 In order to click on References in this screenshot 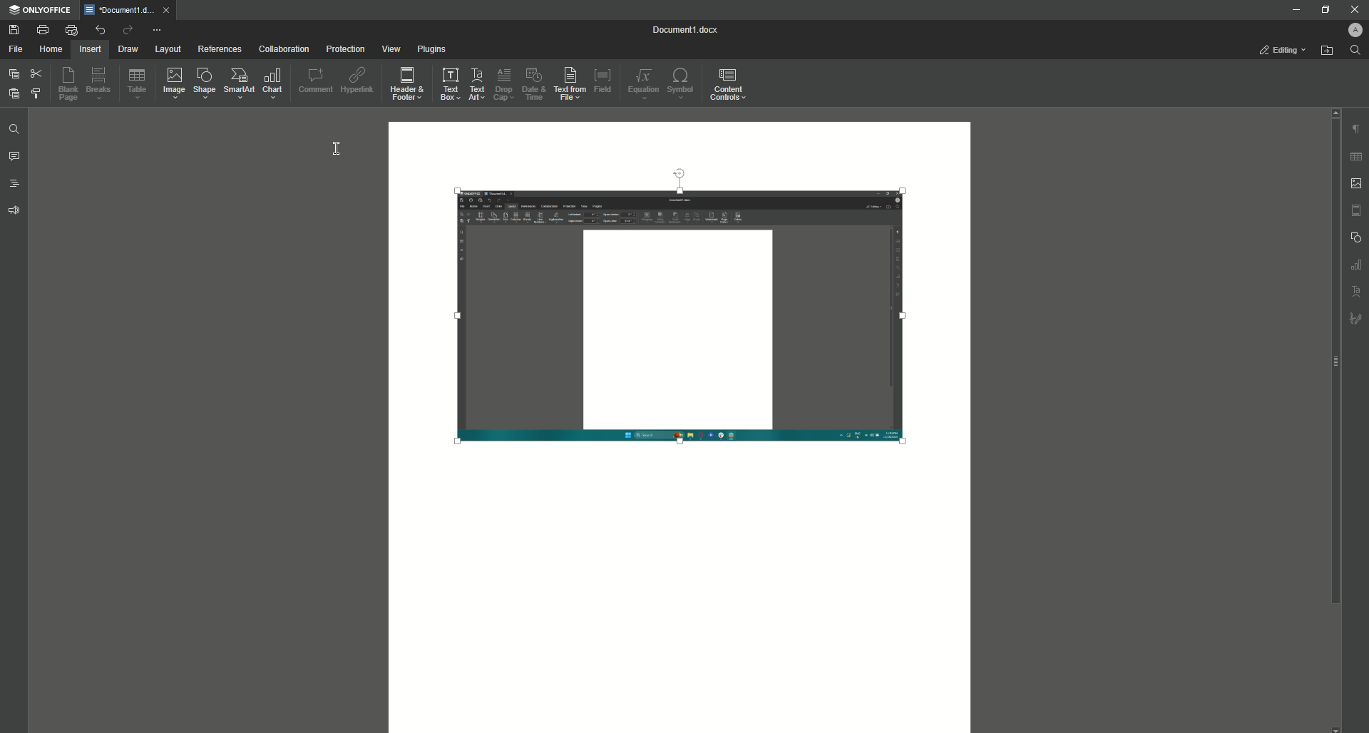, I will do `click(220, 49)`.